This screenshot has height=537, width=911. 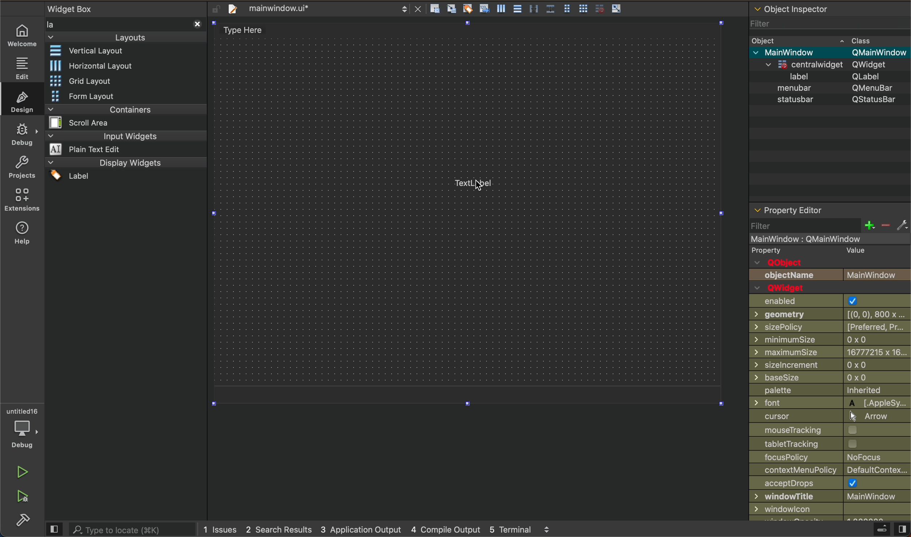 I want to click on q object, so click(x=795, y=263).